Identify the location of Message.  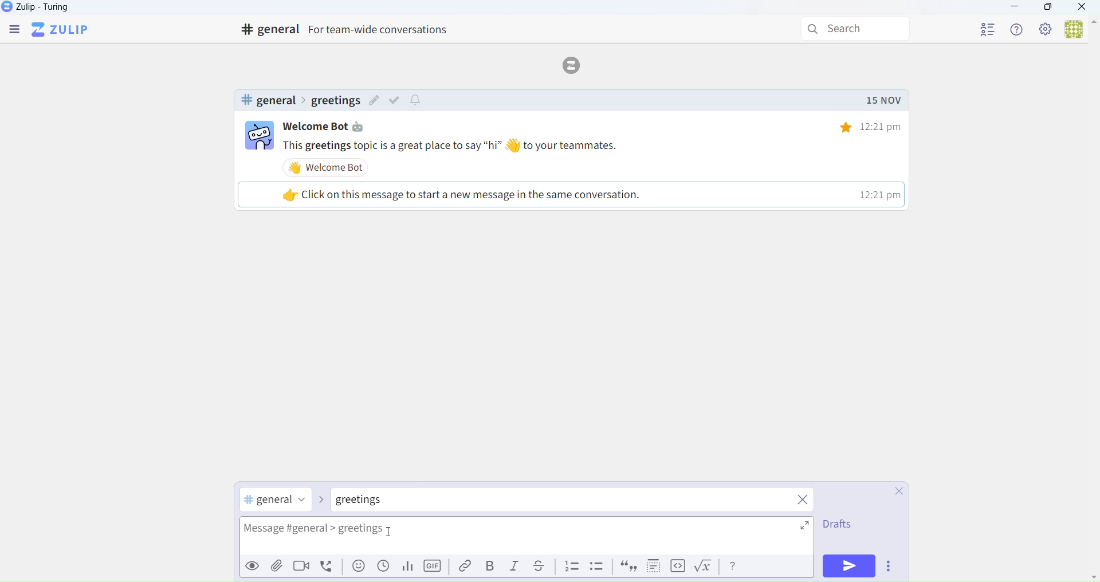
(531, 537).